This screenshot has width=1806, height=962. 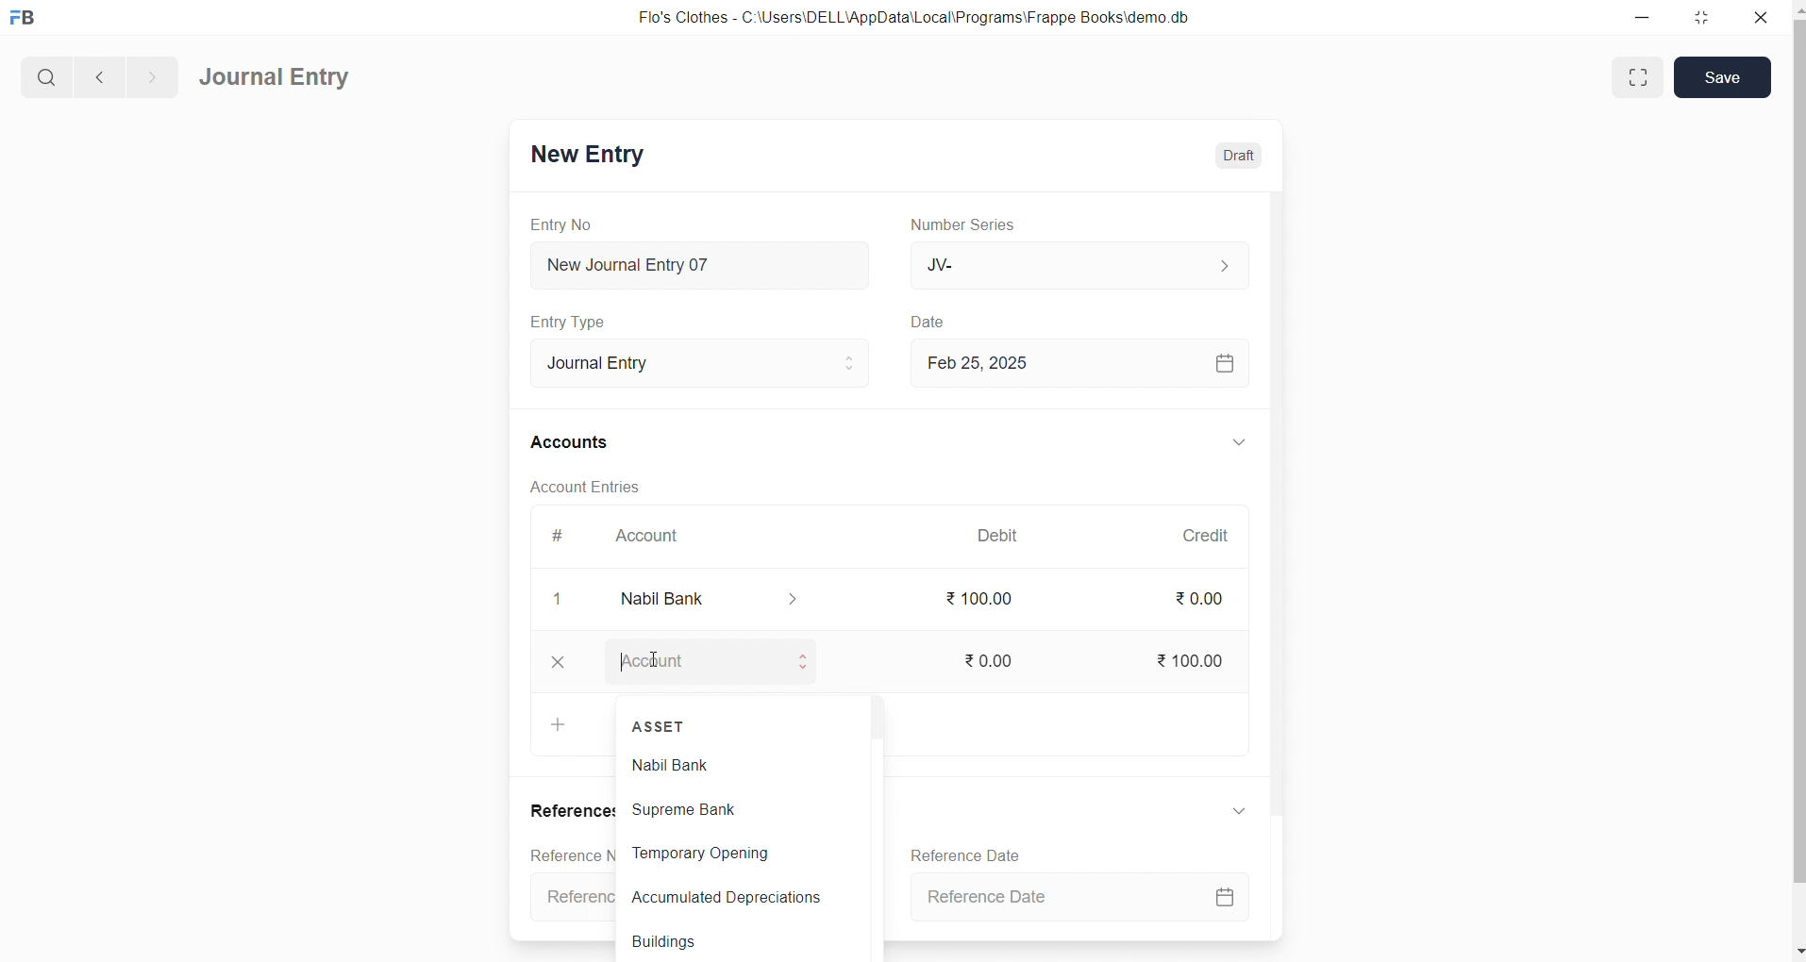 What do you see at coordinates (661, 538) in the screenshot?
I see `Account` at bounding box center [661, 538].